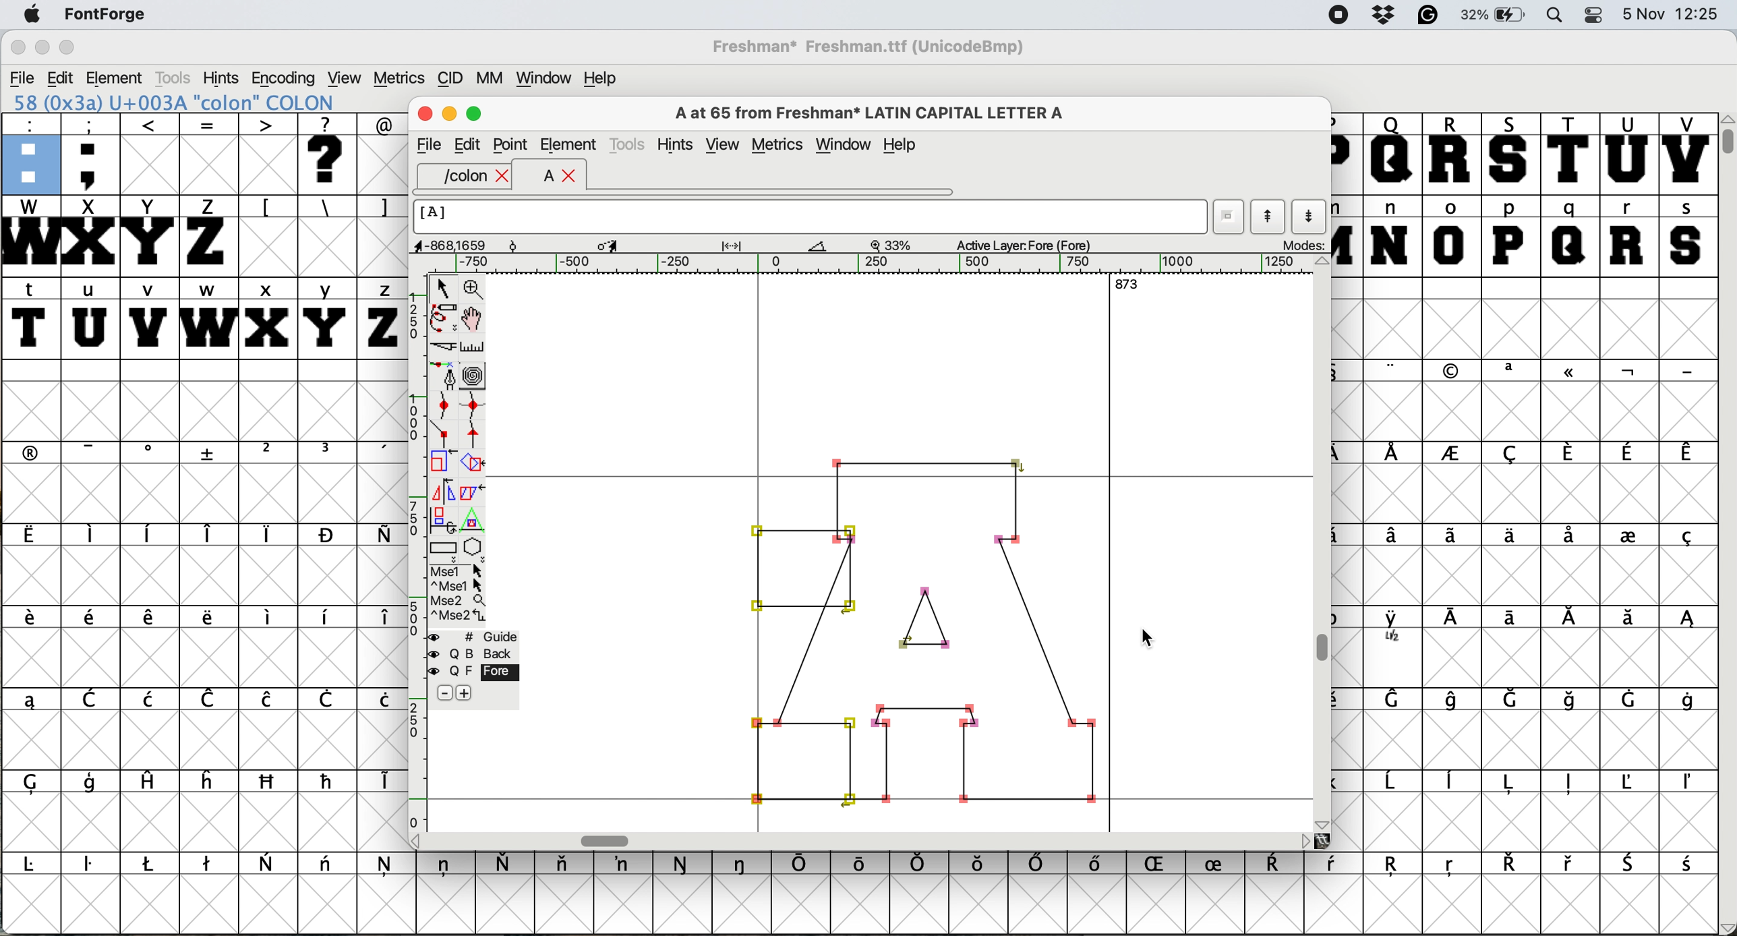 The height and width of the screenshot is (936, 1737). What do you see at coordinates (387, 868) in the screenshot?
I see `symbol` at bounding box center [387, 868].